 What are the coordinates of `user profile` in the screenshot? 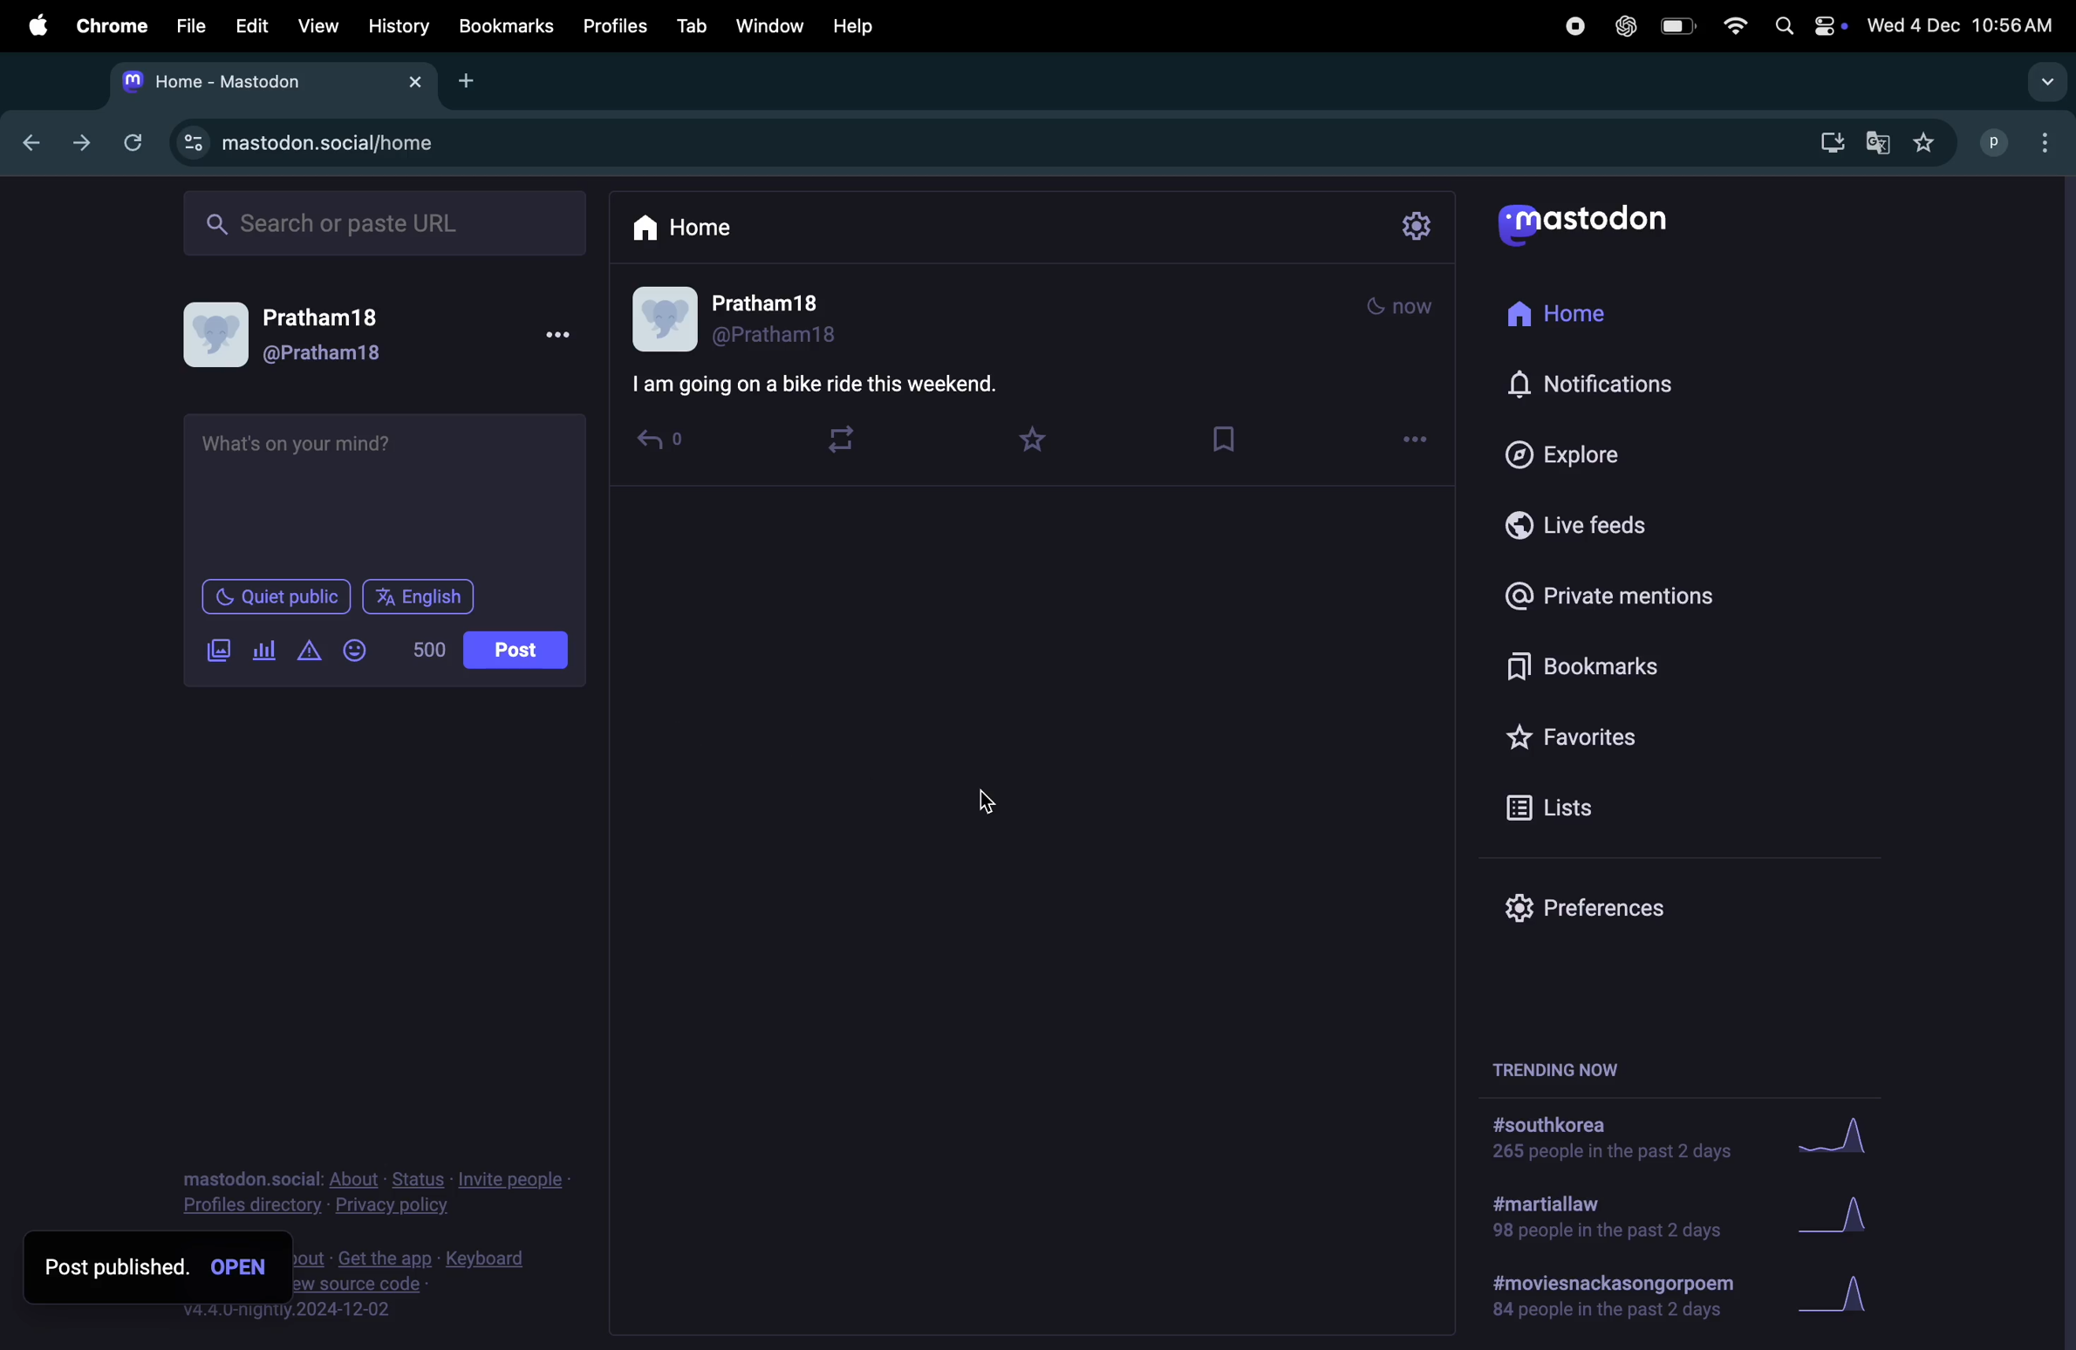 It's located at (749, 318).